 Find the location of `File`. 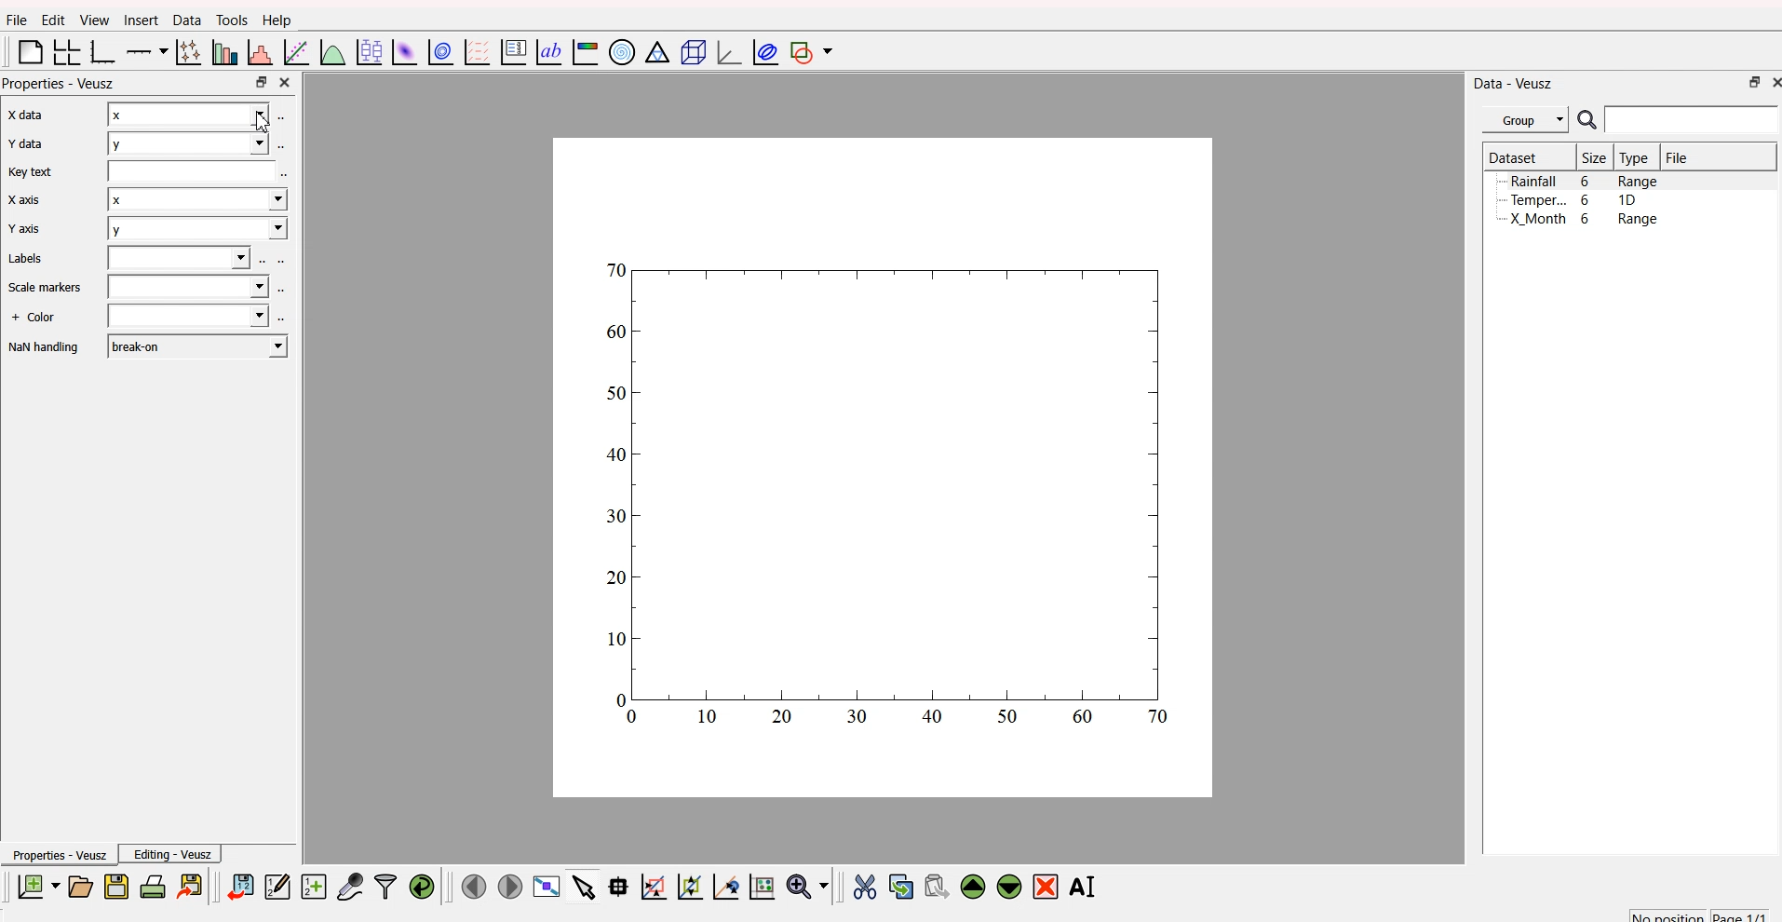

File is located at coordinates (1679, 157).